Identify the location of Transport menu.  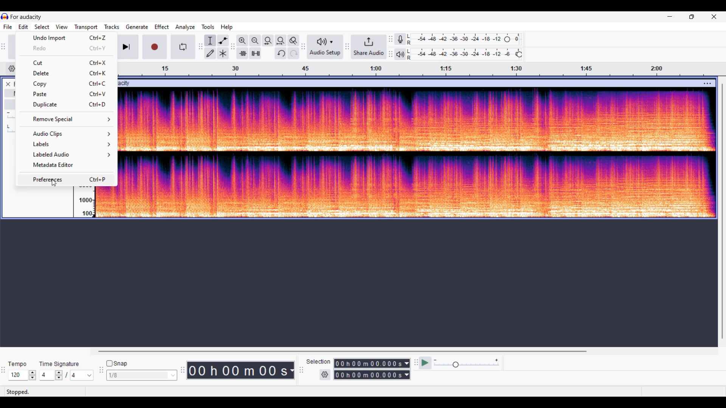
(86, 28).